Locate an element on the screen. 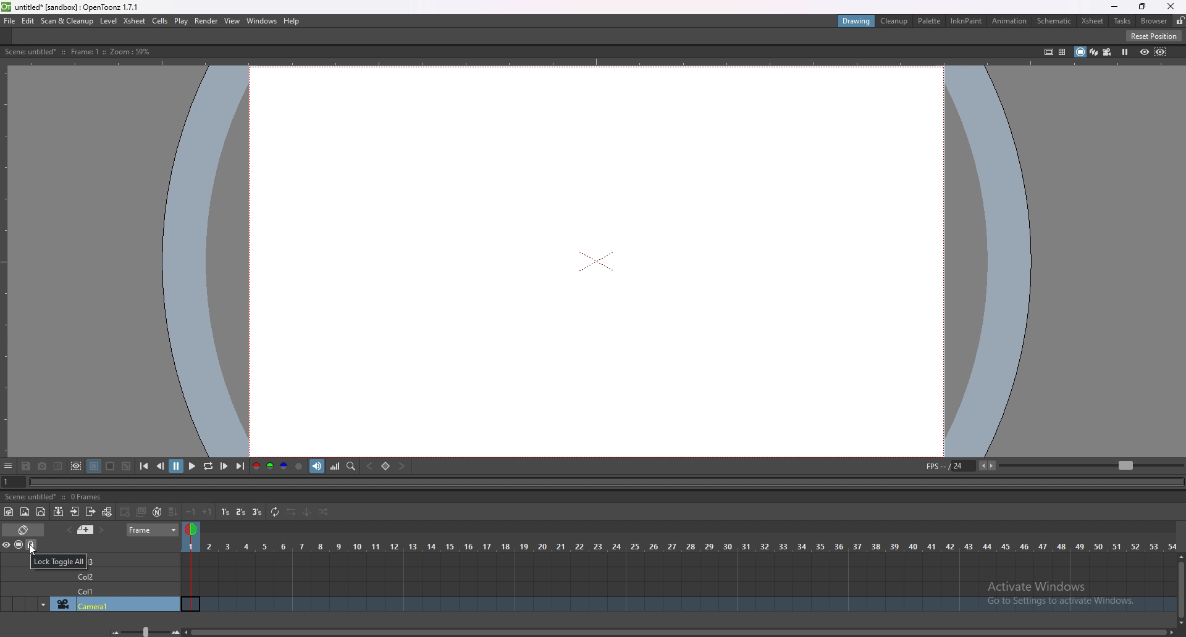  reframe on 3s is located at coordinates (258, 512).